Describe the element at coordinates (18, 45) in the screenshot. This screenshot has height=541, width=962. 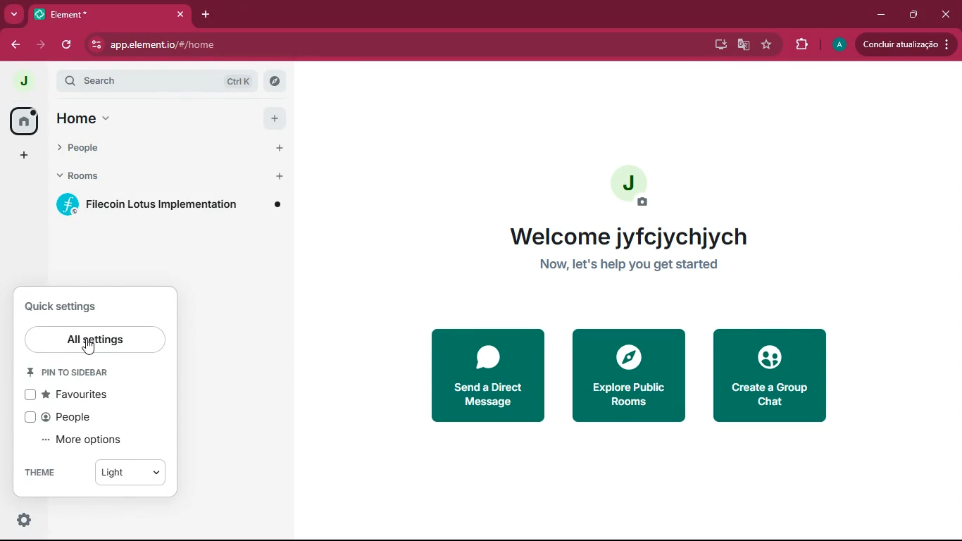
I see `back` at that location.